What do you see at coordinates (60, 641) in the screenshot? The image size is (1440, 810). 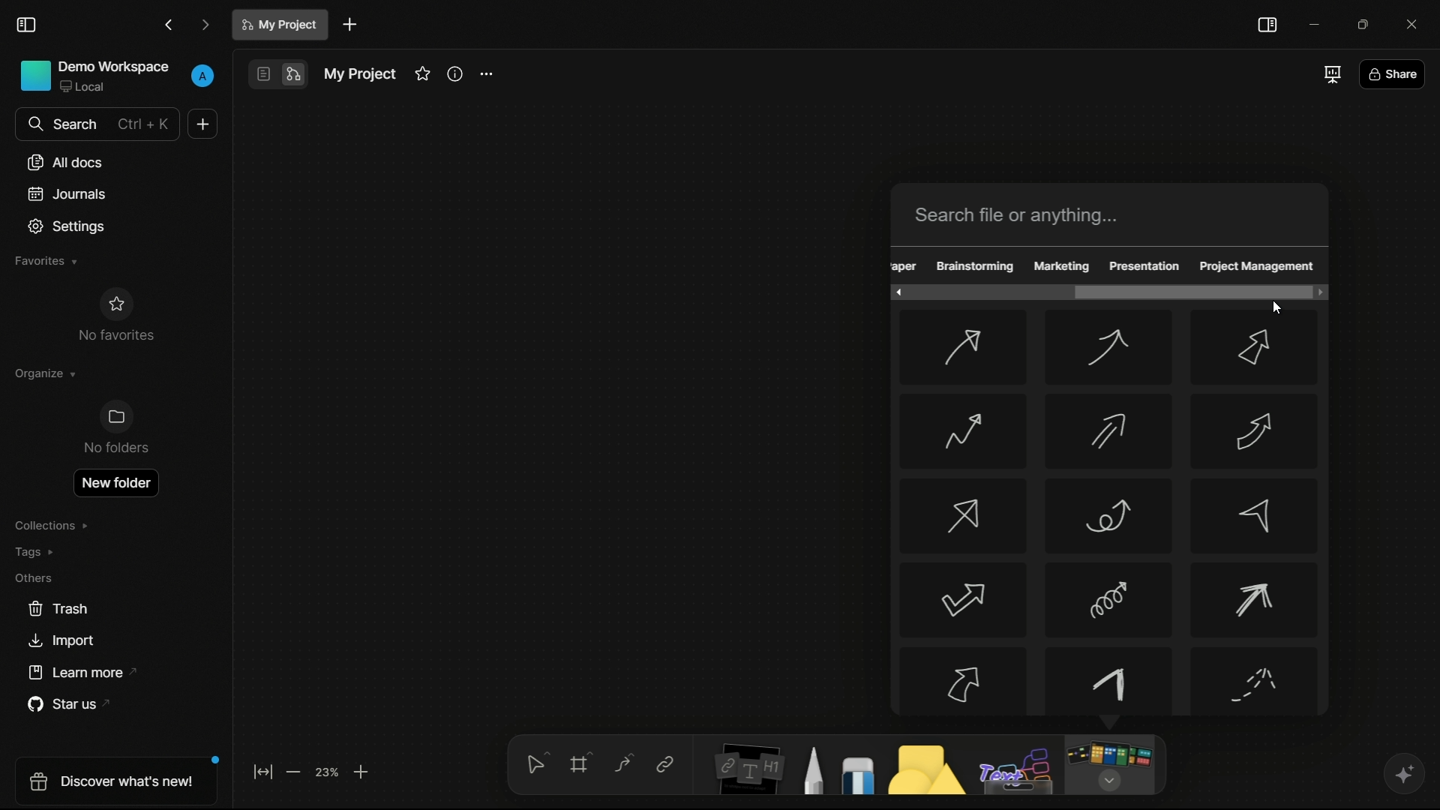 I see `import` at bounding box center [60, 641].